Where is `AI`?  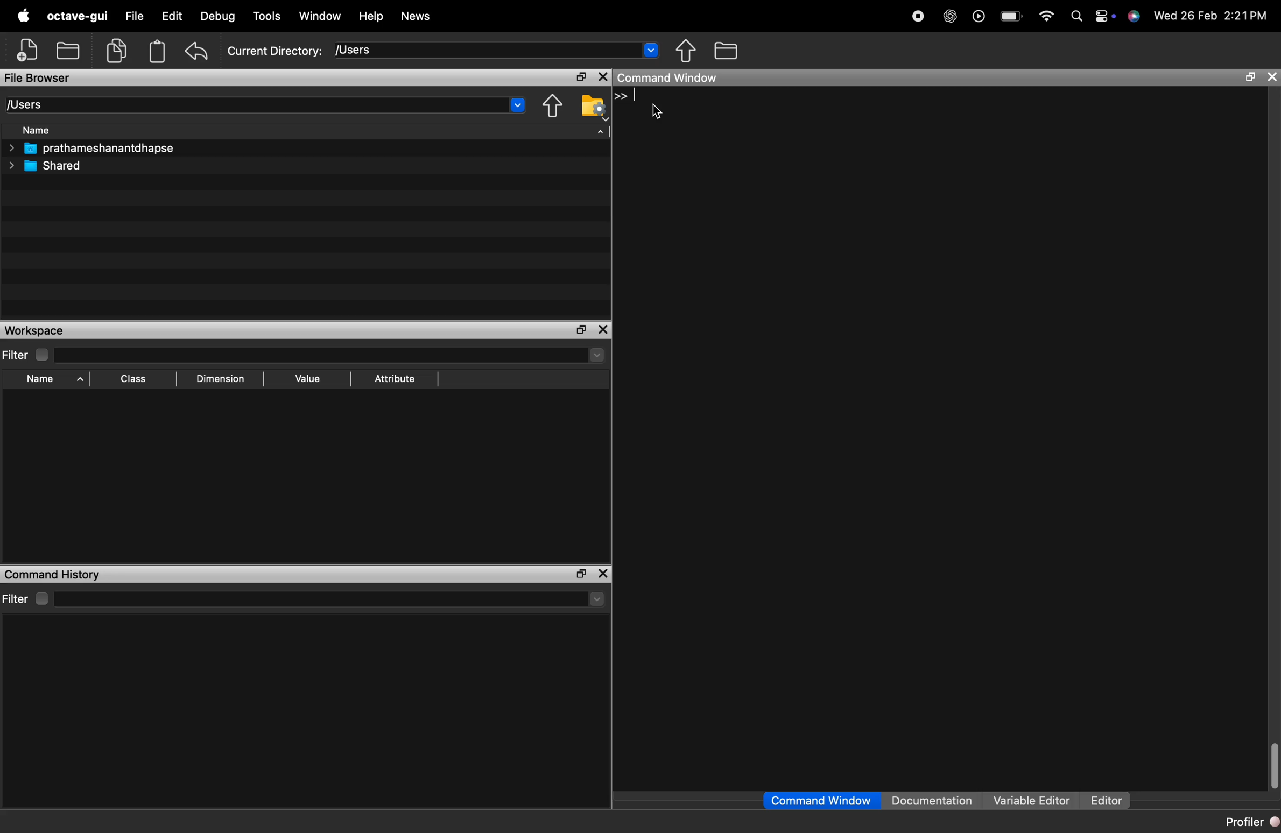 AI is located at coordinates (952, 16).